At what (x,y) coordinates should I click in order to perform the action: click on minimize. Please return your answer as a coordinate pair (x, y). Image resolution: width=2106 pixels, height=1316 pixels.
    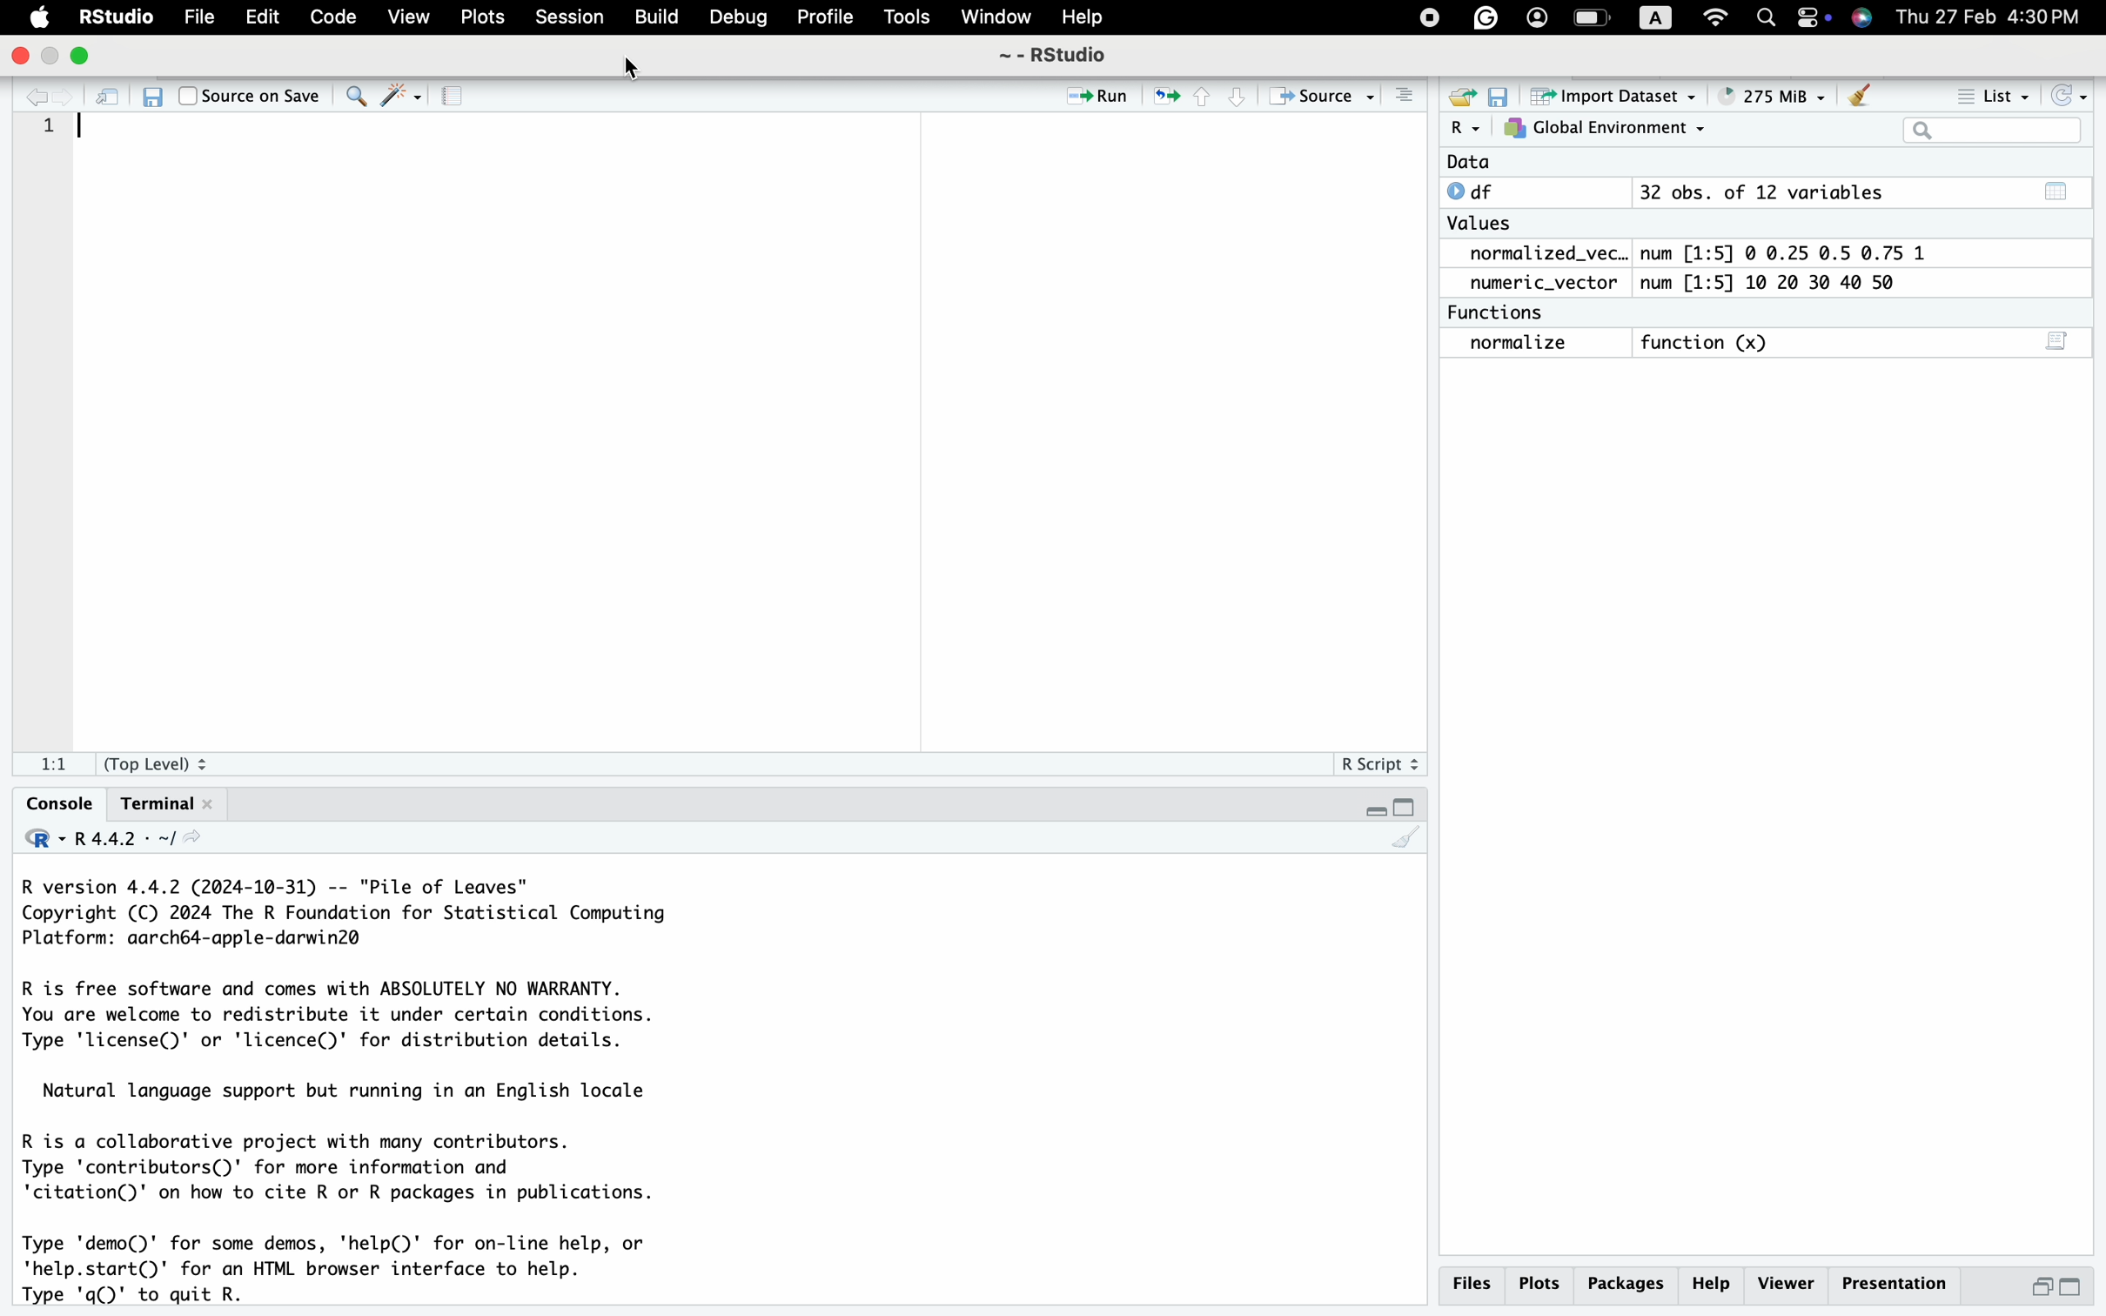
    Looking at the image, I should click on (1368, 803).